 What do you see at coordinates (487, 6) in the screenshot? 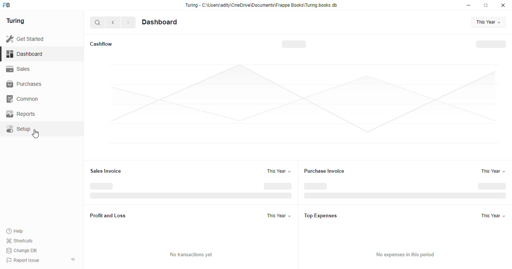
I see `maximise` at bounding box center [487, 6].